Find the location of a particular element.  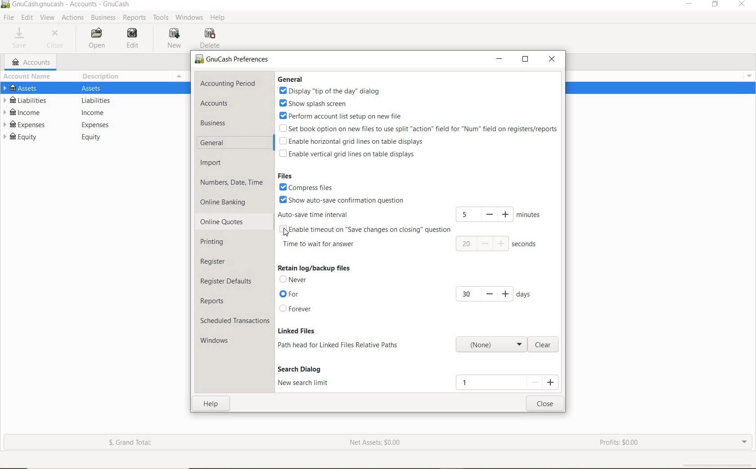

SCHEDULED TRANSACTIONS is located at coordinates (234, 321).